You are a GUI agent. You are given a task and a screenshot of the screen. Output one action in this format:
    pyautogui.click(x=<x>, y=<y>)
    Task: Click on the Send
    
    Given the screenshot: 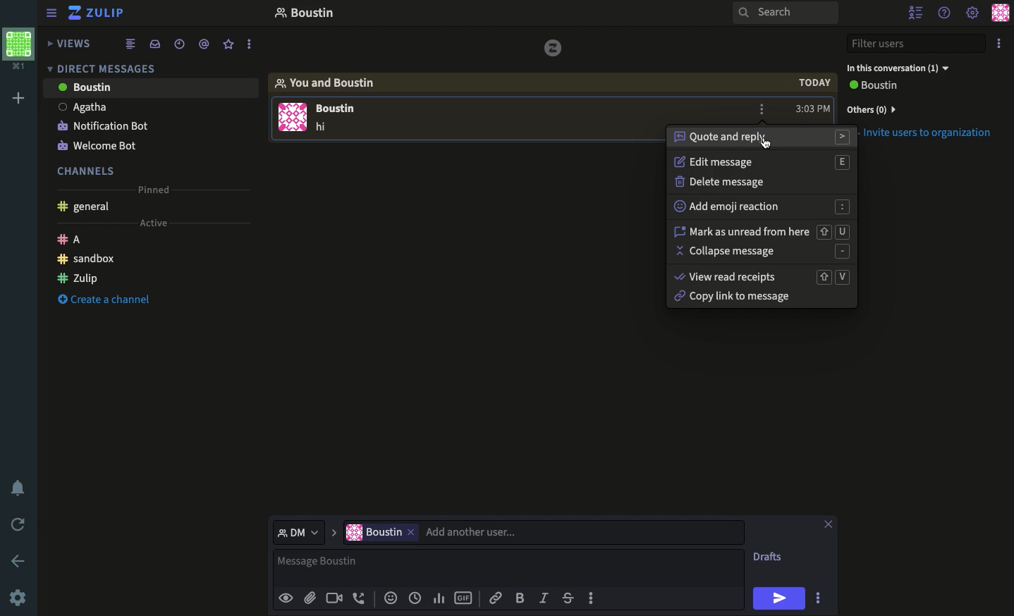 What is the action you would take?
    pyautogui.click(x=781, y=598)
    